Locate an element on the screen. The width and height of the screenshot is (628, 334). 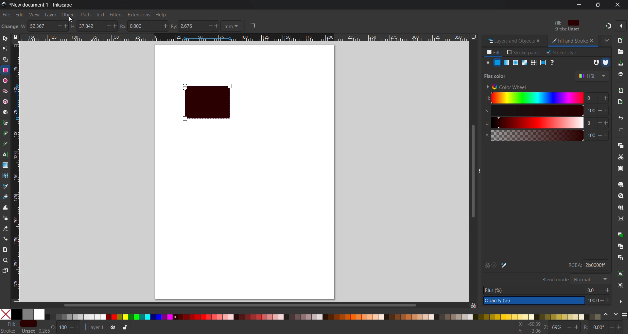
 8 is located at coordinates (589, 123).